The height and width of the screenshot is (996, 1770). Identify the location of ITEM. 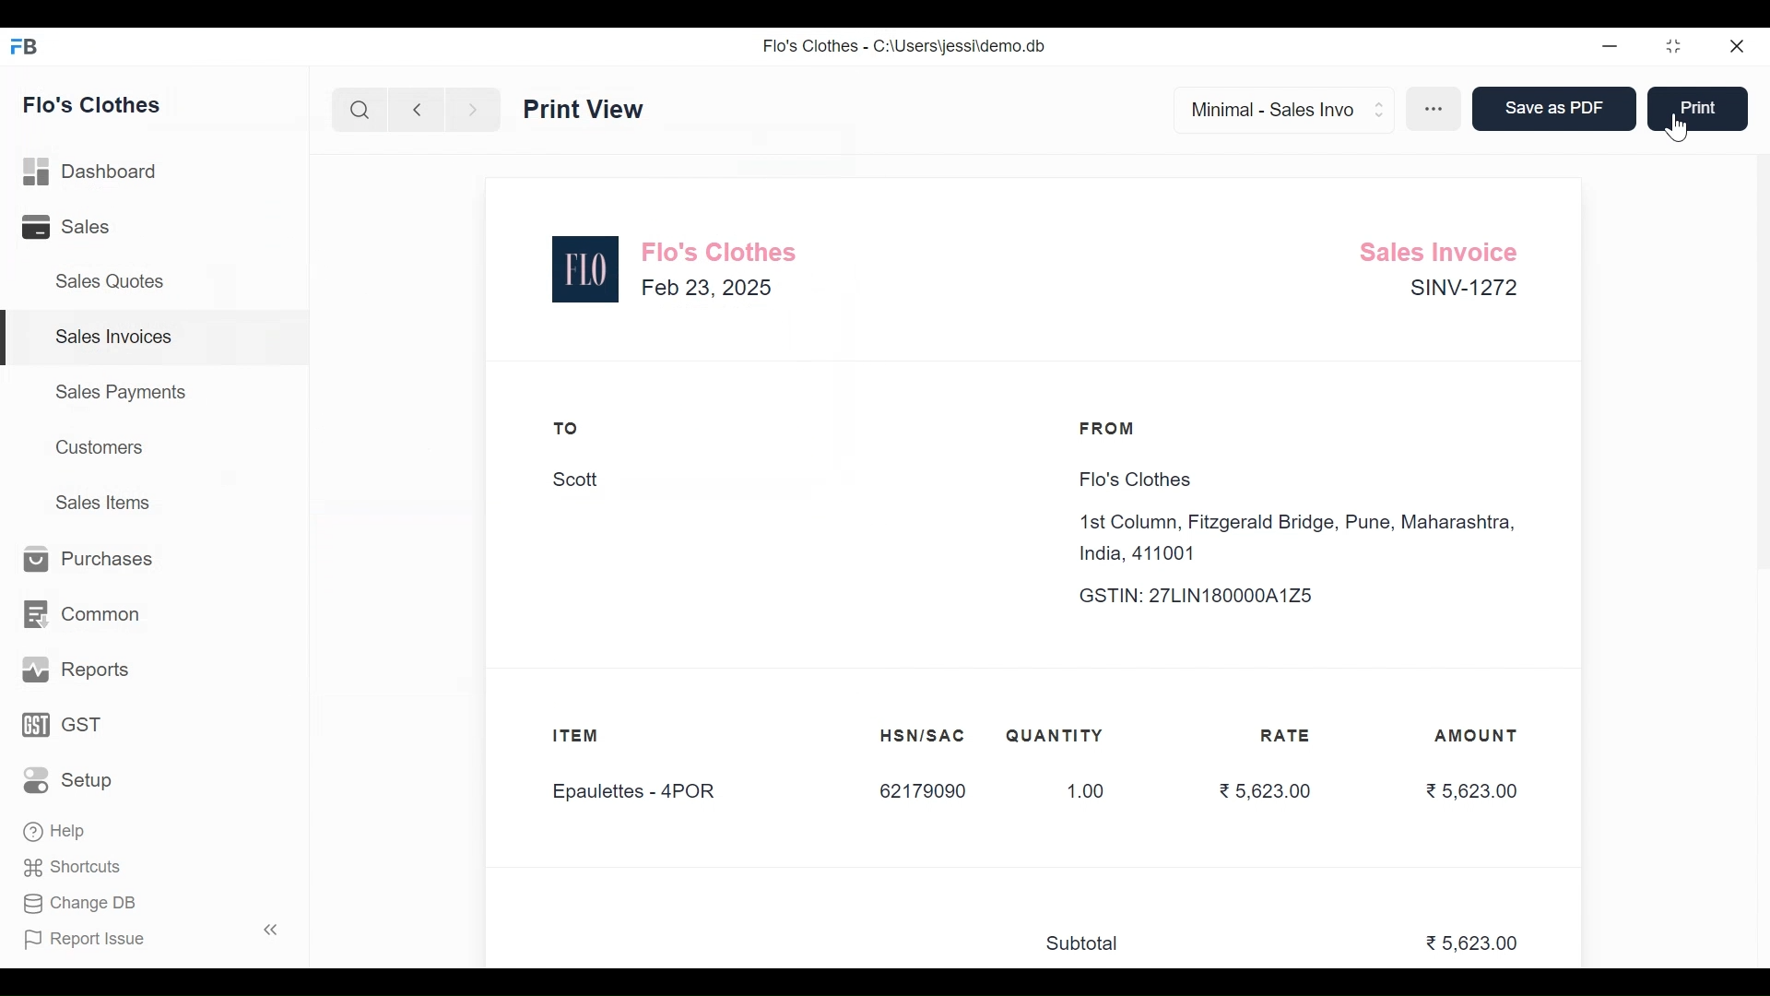
(594, 738).